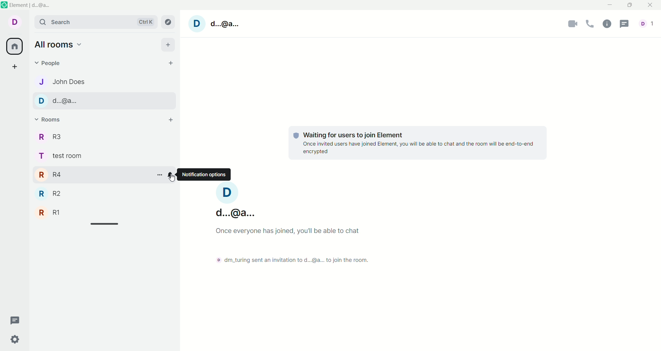  Describe the element at coordinates (170, 176) in the screenshot. I see `notification` at that location.